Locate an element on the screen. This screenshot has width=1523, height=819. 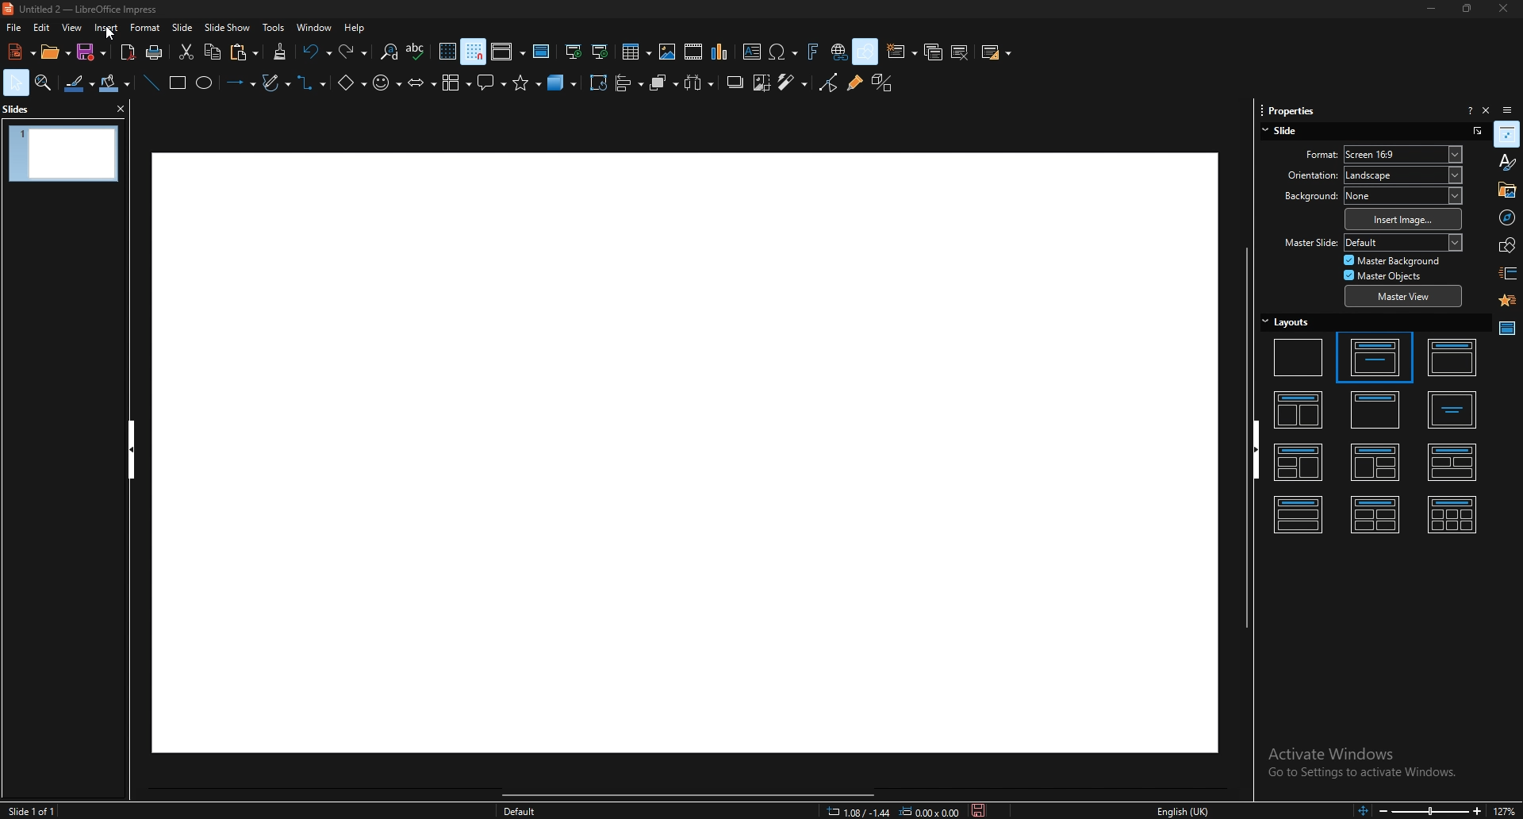
edit is located at coordinates (41, 27).